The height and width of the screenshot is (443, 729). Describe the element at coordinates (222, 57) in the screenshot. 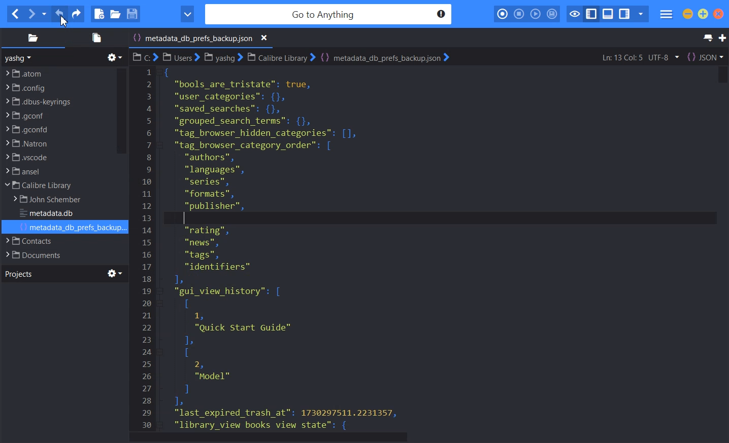

I see `yashg File` at that location.